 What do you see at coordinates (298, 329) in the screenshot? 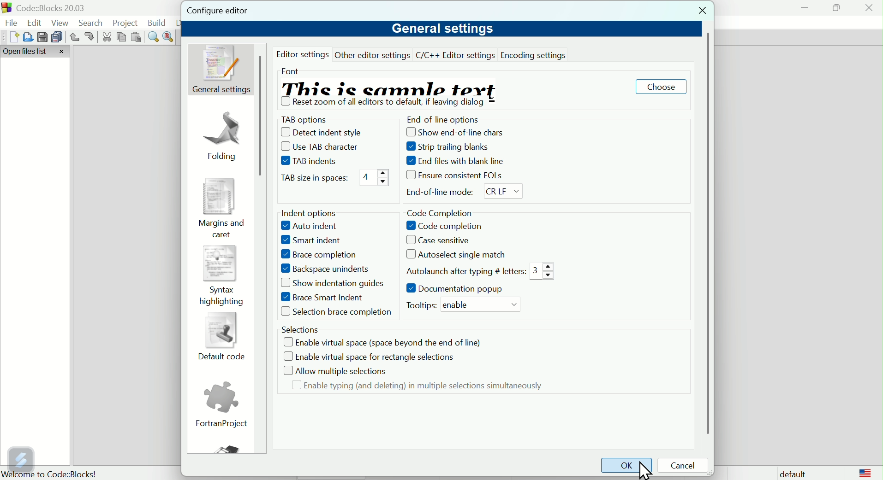
I see `Selections` at bounding box center [298, 329].